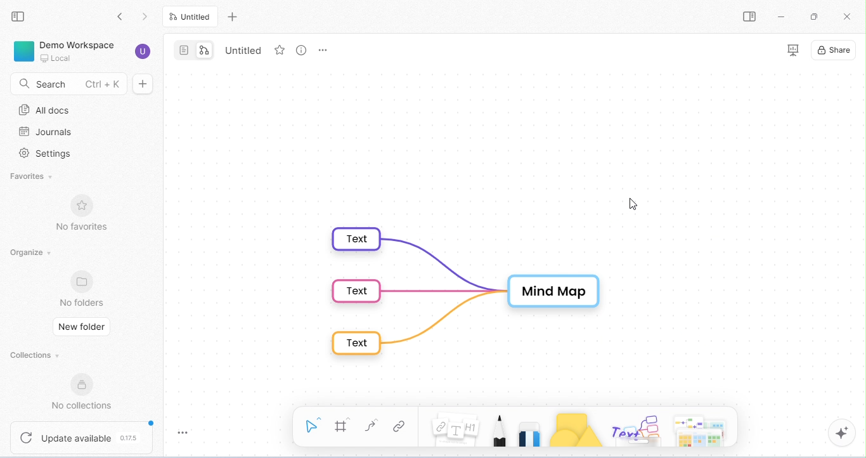 This screenshot has height=458, width=866. What do you see at coordinates (244, 49) in the screenshot?
I see `tab name` at bounding box center [244, 49].